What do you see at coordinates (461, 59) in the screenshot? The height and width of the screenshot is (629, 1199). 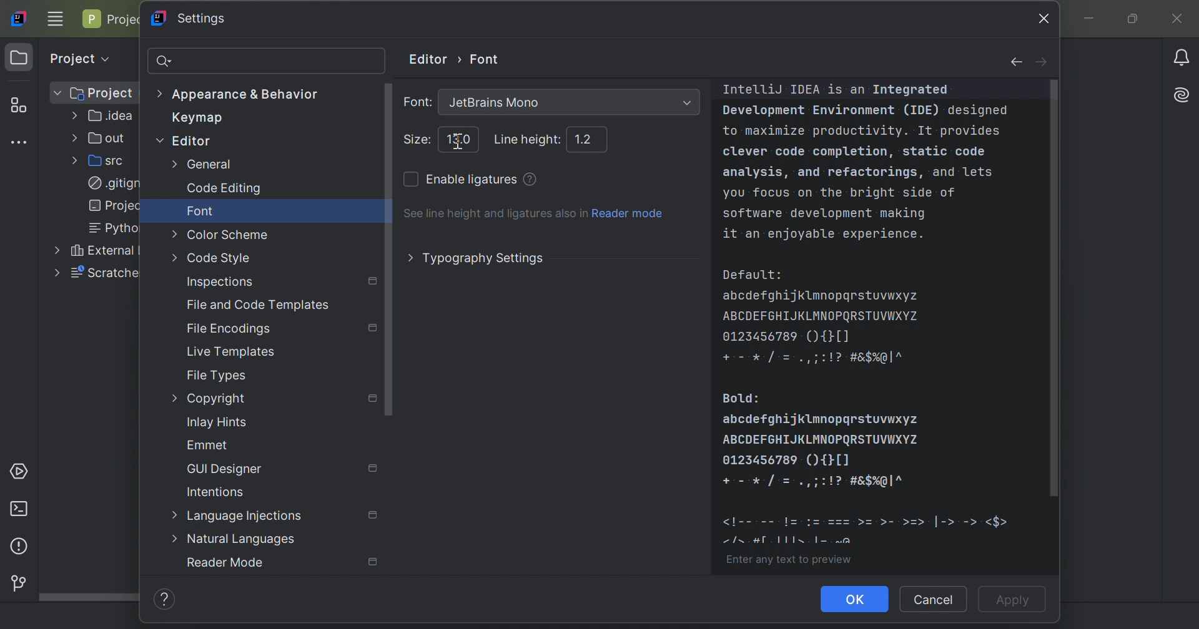 I see `Arrow` at bounding box center [461, 59].